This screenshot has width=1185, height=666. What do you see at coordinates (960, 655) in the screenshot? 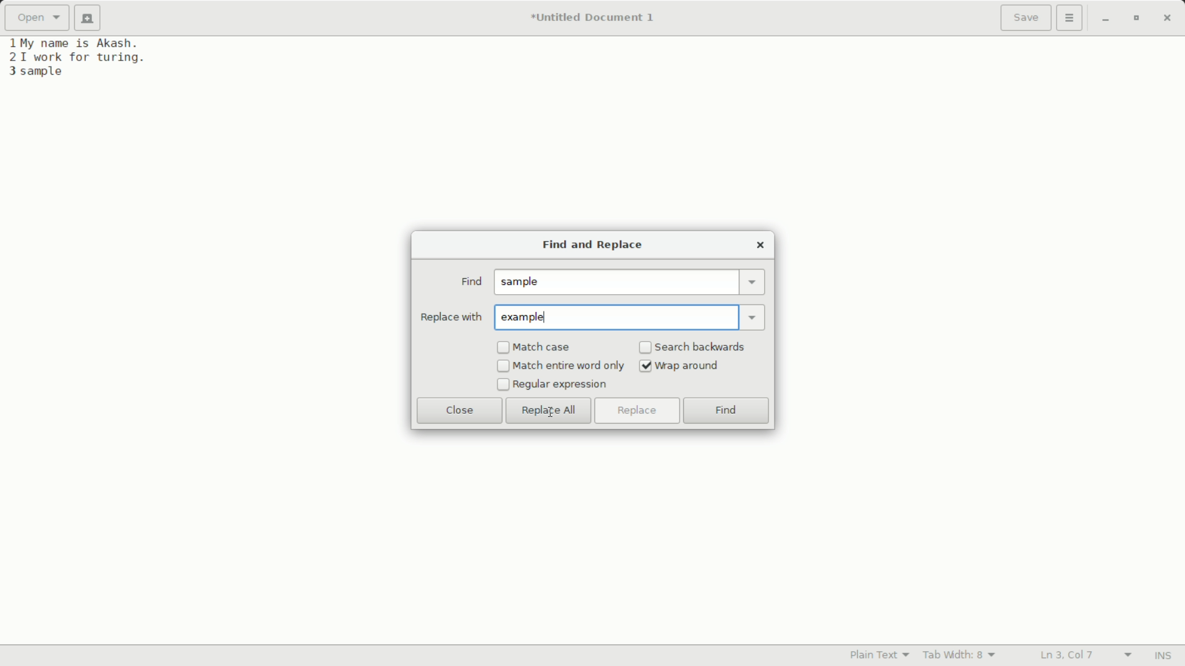
I see `tab width` at bounding box center [960, 655].